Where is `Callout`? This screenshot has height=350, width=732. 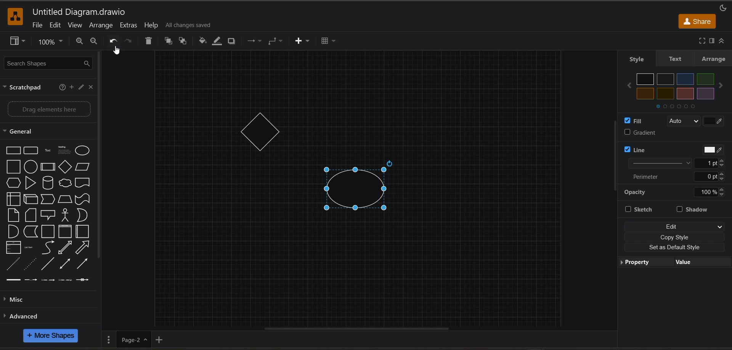
Callout is located at coordinates (48, 215).